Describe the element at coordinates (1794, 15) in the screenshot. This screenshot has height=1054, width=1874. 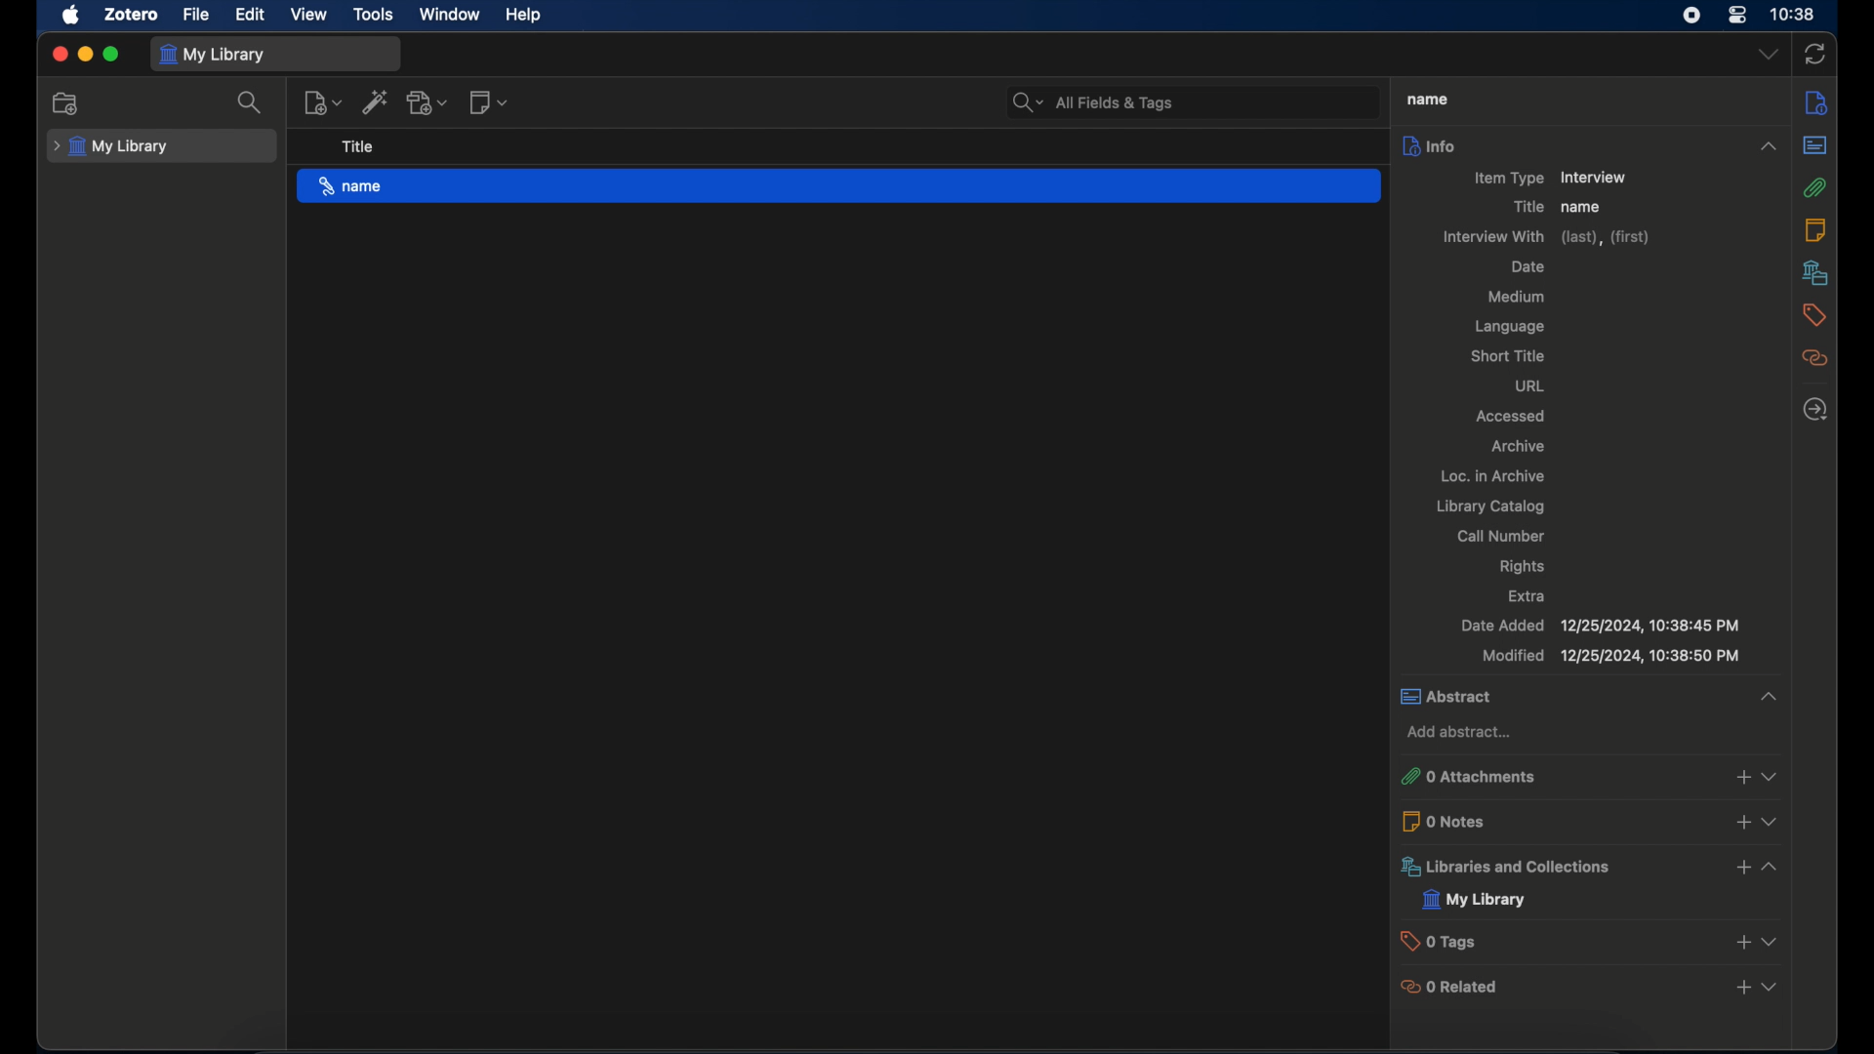
I see `time` at that location.